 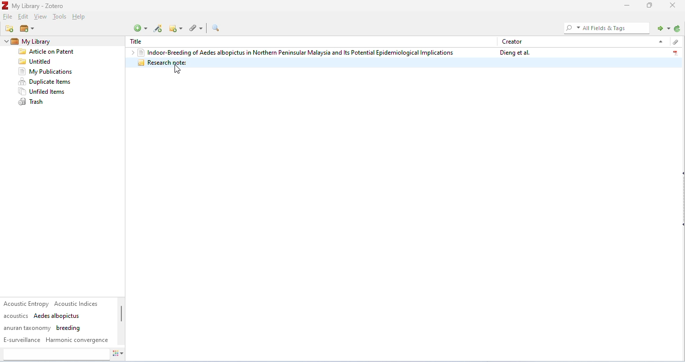 What do you see at coordinates (677, 29) in the screenshot?
I see `sync with zotero.org` at bounding box center [677, 29].